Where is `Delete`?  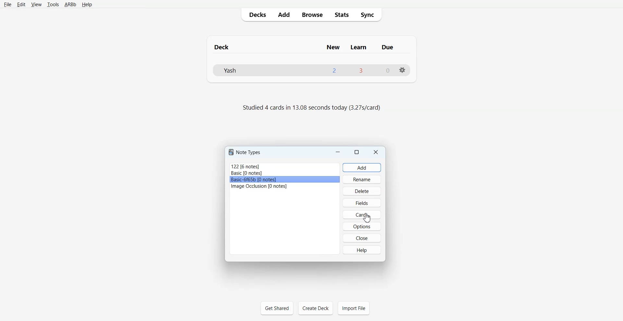 Delete is located at coordinates (362, 191).